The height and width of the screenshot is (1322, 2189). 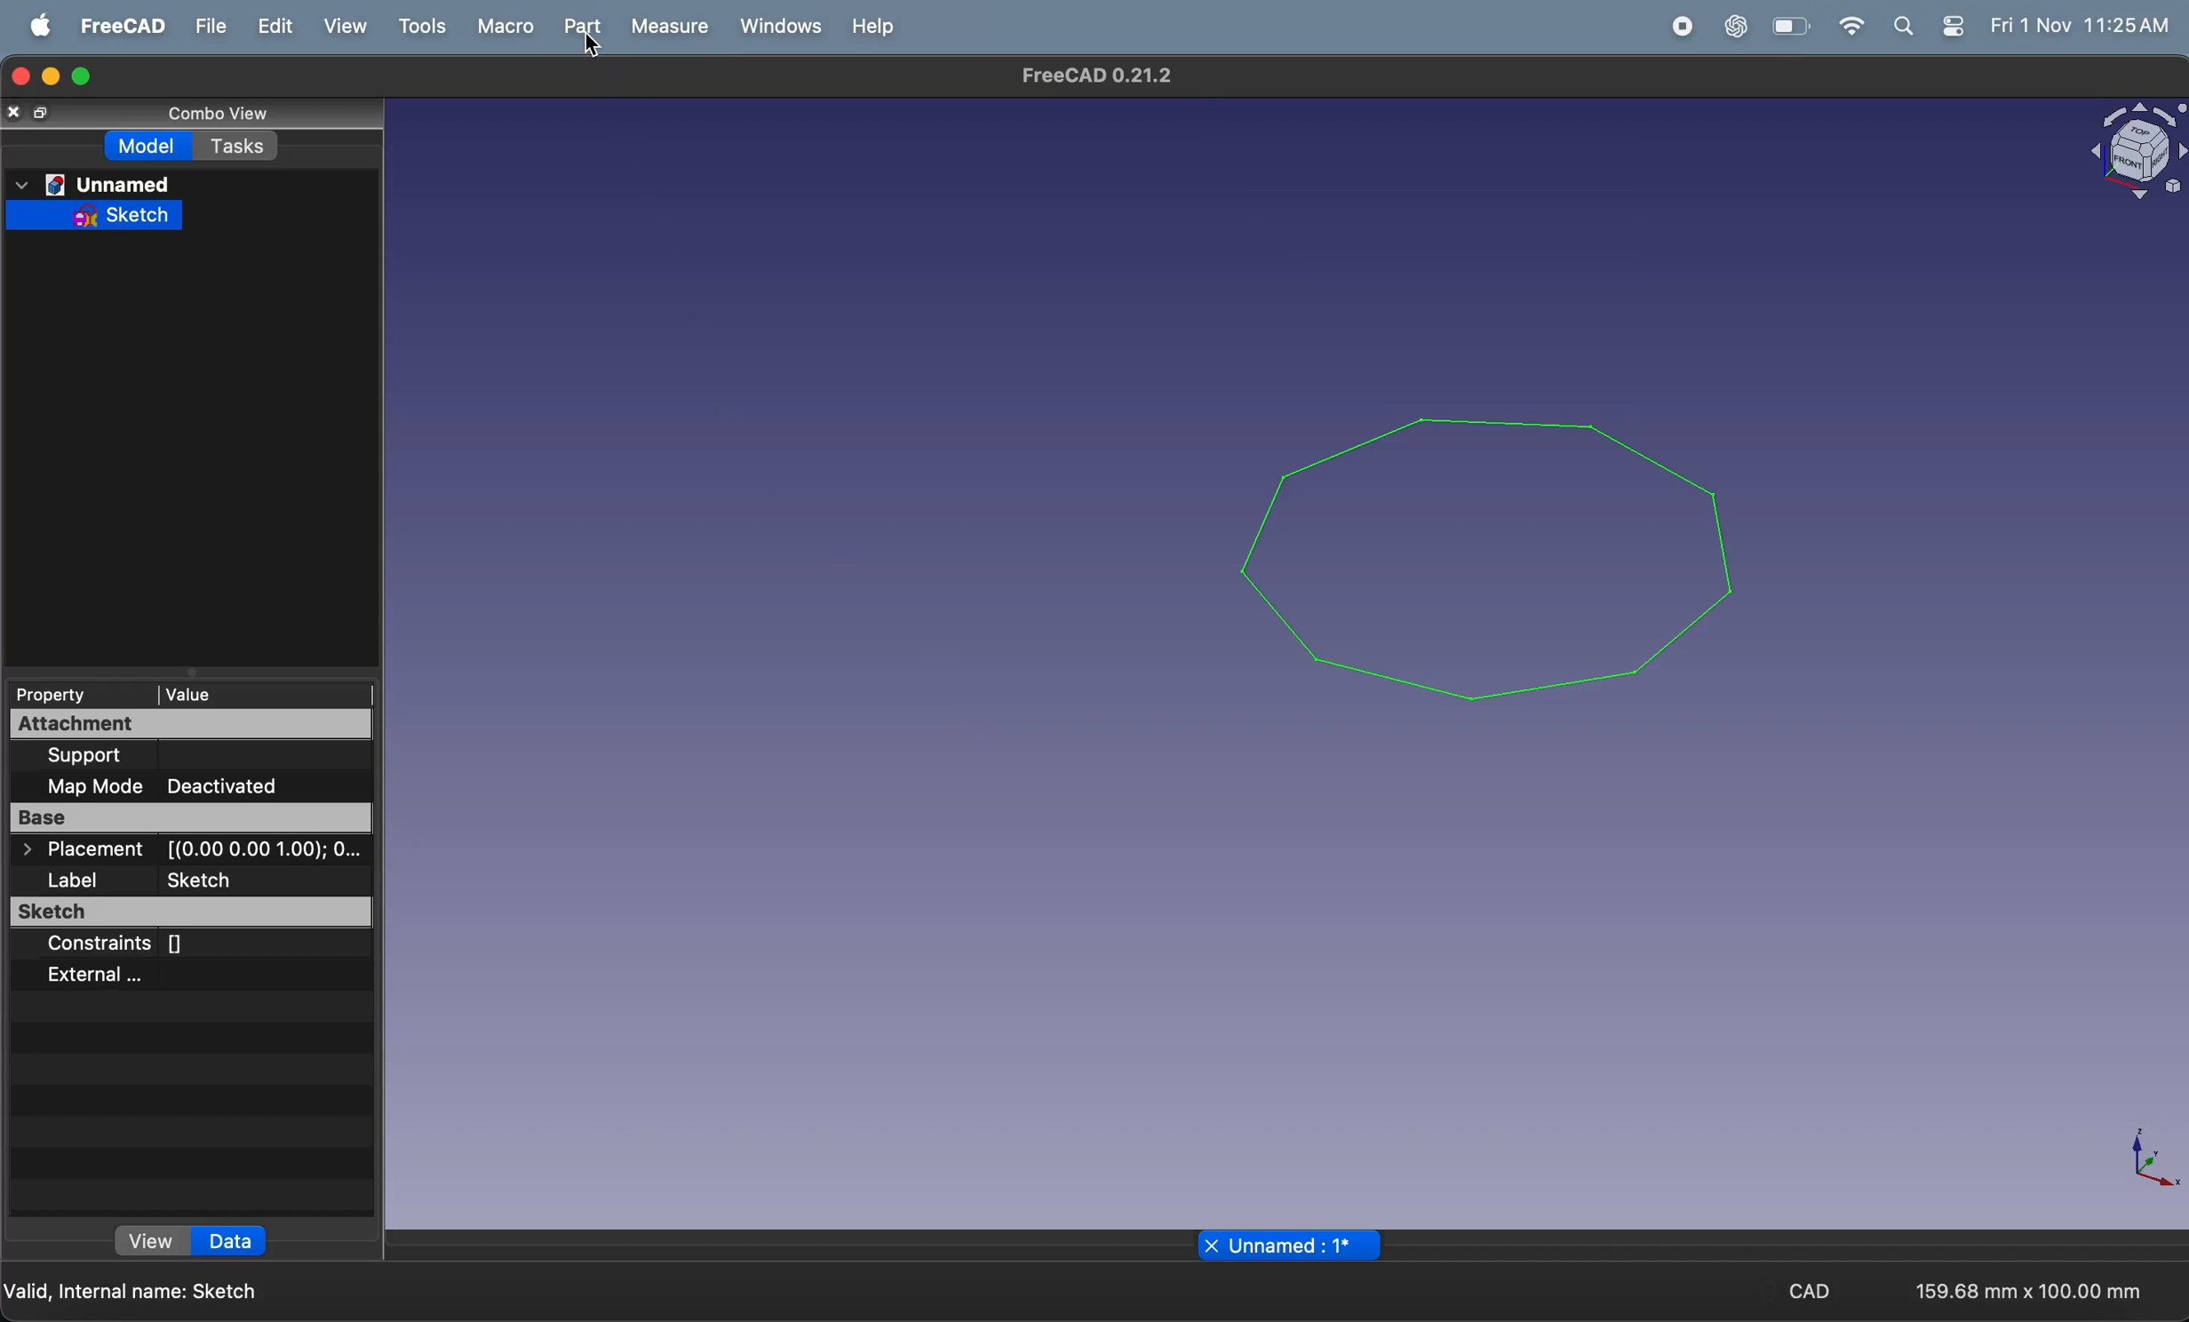 I want to click on polygon, so click(x=1491, y=541).